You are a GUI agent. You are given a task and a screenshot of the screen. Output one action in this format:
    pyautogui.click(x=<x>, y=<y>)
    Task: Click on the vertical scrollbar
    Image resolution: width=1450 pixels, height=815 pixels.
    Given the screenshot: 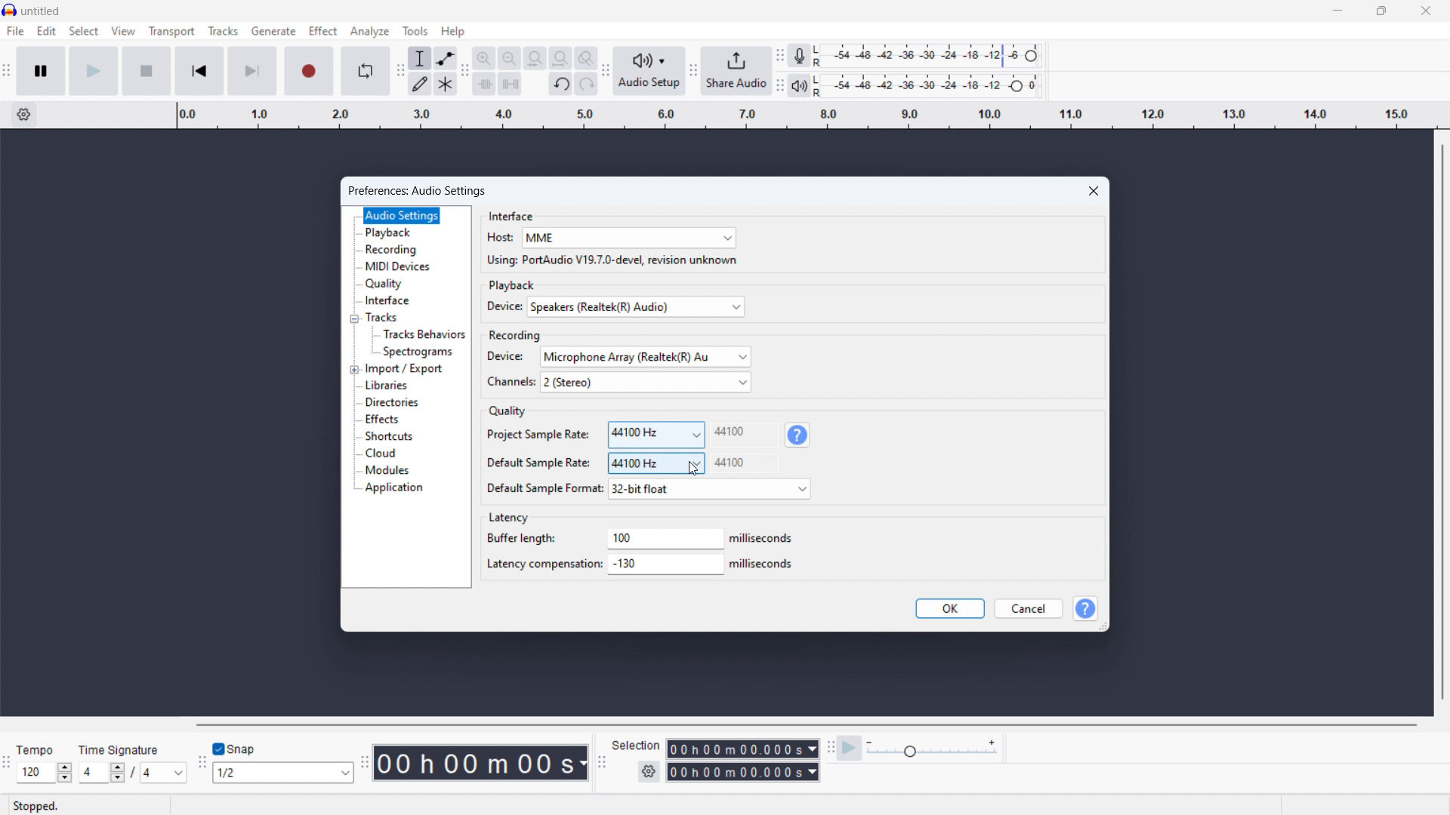 What is the action you would take?
    pyautogui.click(x=1443, y=420)
    